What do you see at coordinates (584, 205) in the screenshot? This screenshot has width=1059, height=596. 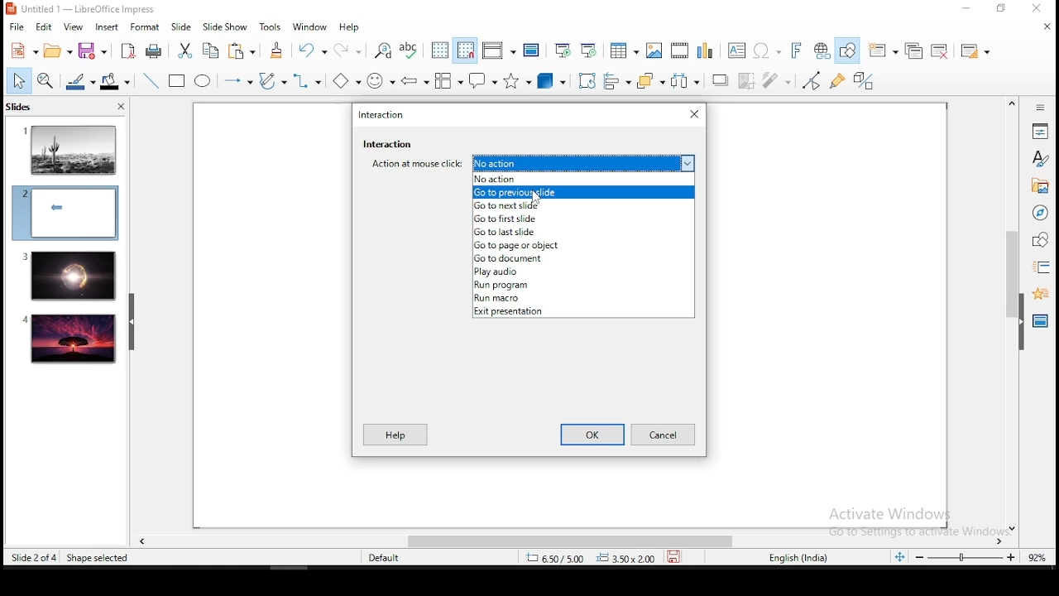 I see `go to nextslide` at bounding box center [584, 205].